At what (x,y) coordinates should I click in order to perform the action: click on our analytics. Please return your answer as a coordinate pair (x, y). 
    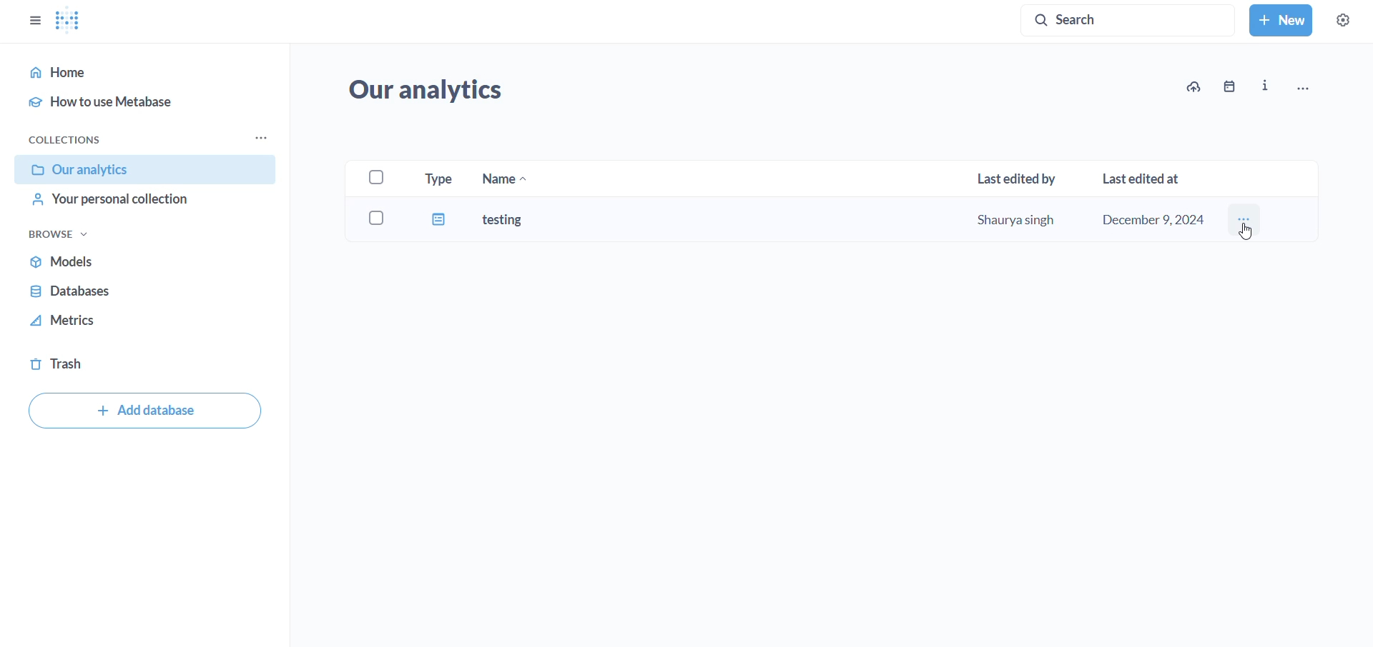
    Looking at the image, I should click on (147, 171).